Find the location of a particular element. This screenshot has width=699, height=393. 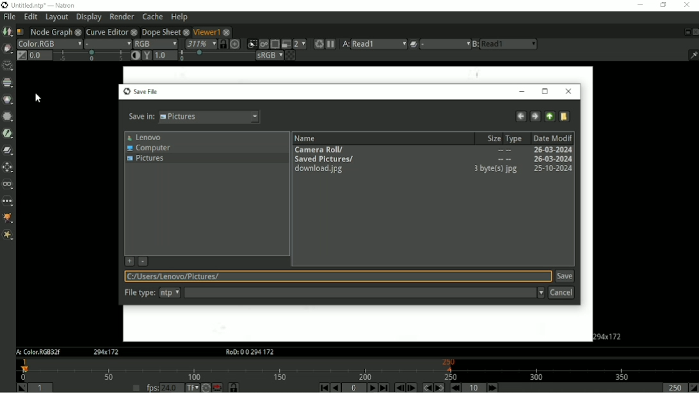

Viewer1 is located at coordinates (205, 31).